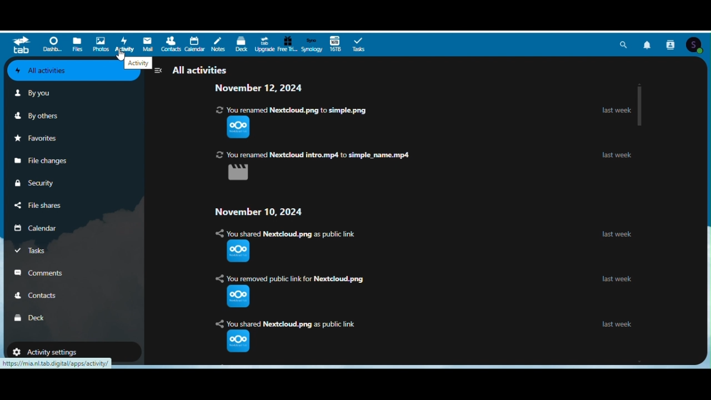  What do you see at coordinates (172, 44) in the screenshot?
I see `Contacts` at bounding box center [172, 44].